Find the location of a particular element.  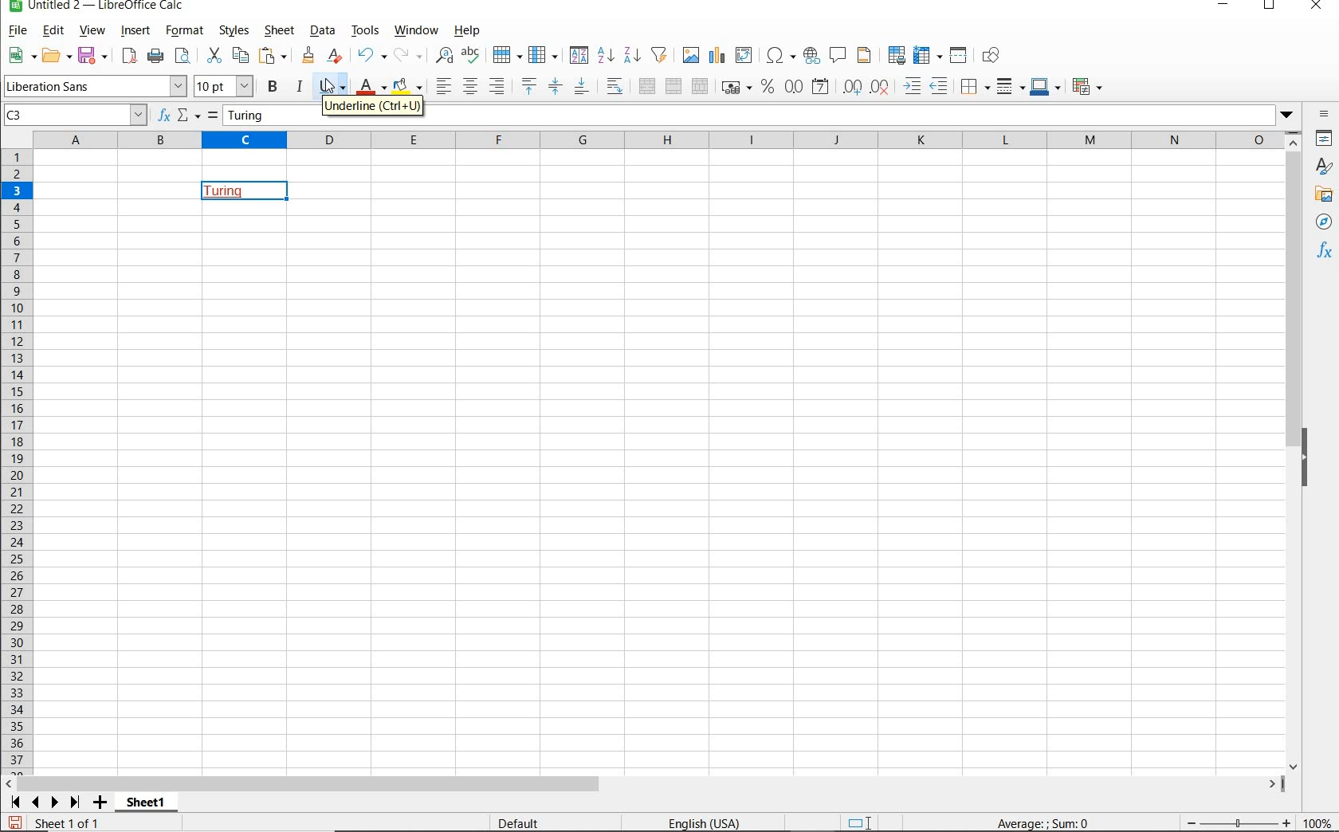

BOLD is located at coordinates (275, 88).